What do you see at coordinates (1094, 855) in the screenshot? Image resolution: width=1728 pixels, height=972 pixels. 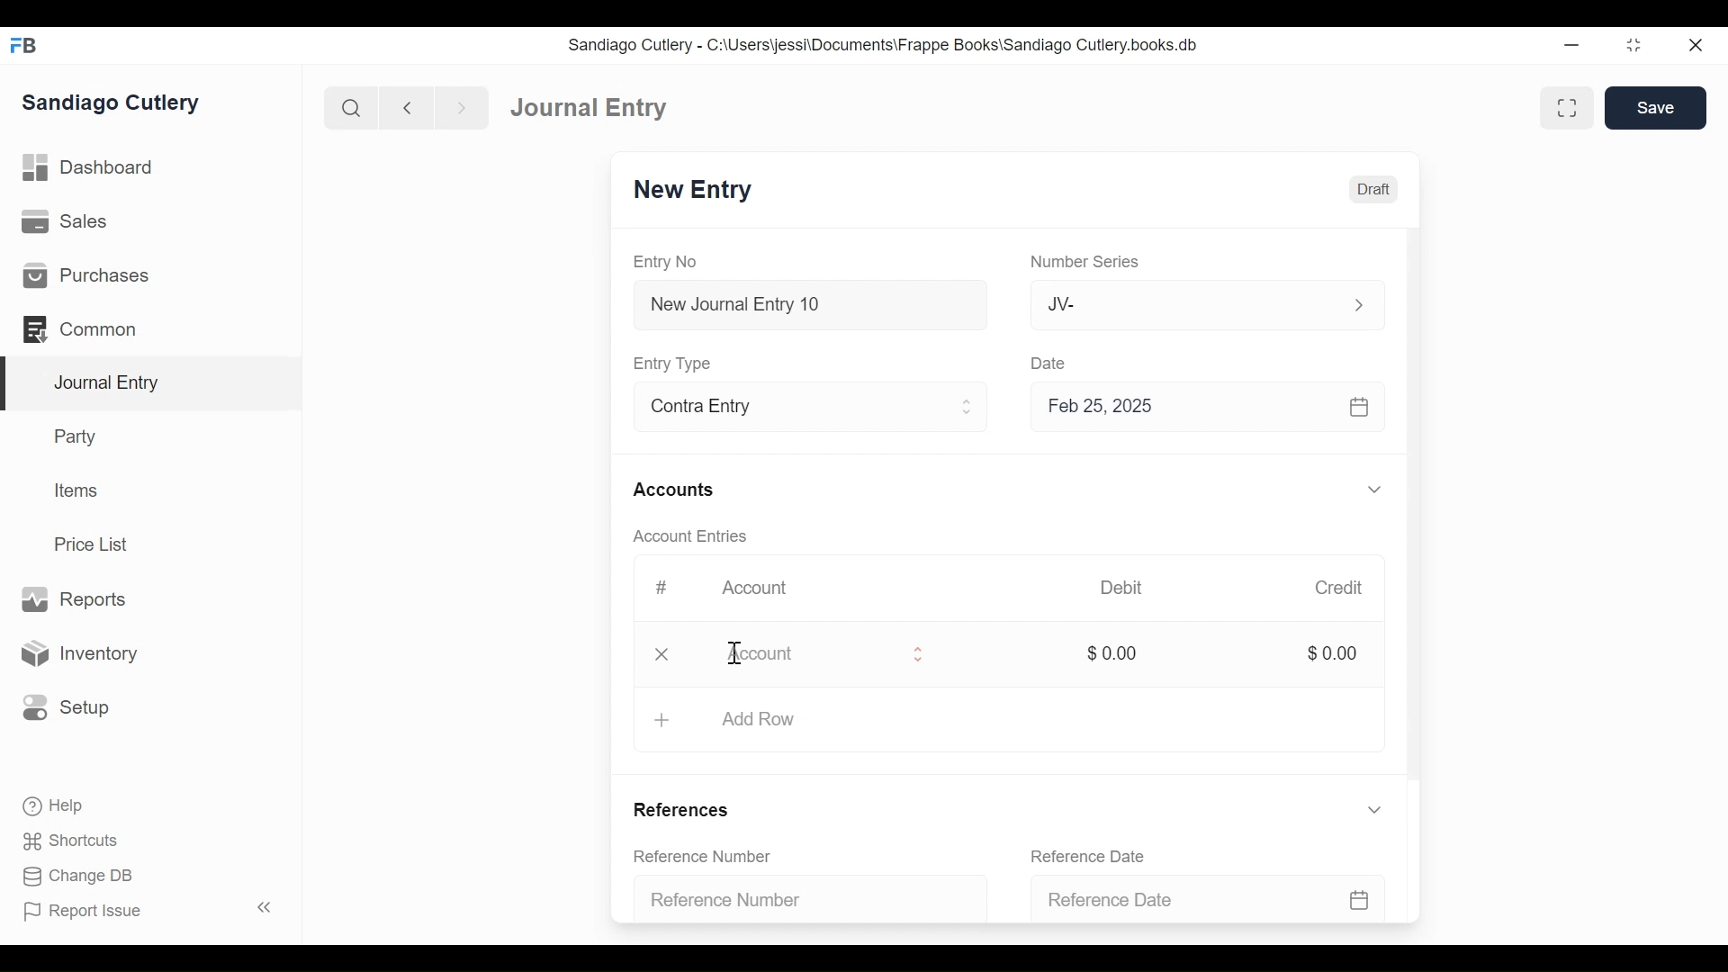 I see `Reference Date` at bounding box center [1094, 855].